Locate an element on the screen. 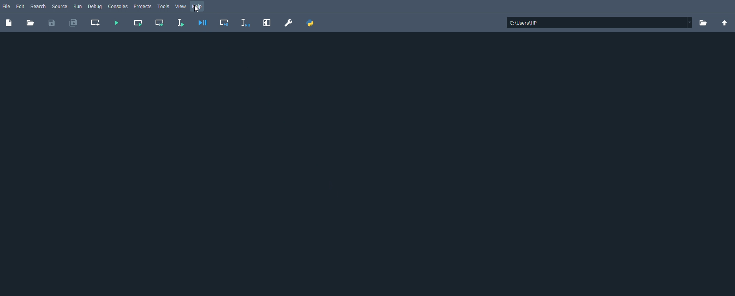 The image size is (735, 296). Run is located at coordinates (78, 6).